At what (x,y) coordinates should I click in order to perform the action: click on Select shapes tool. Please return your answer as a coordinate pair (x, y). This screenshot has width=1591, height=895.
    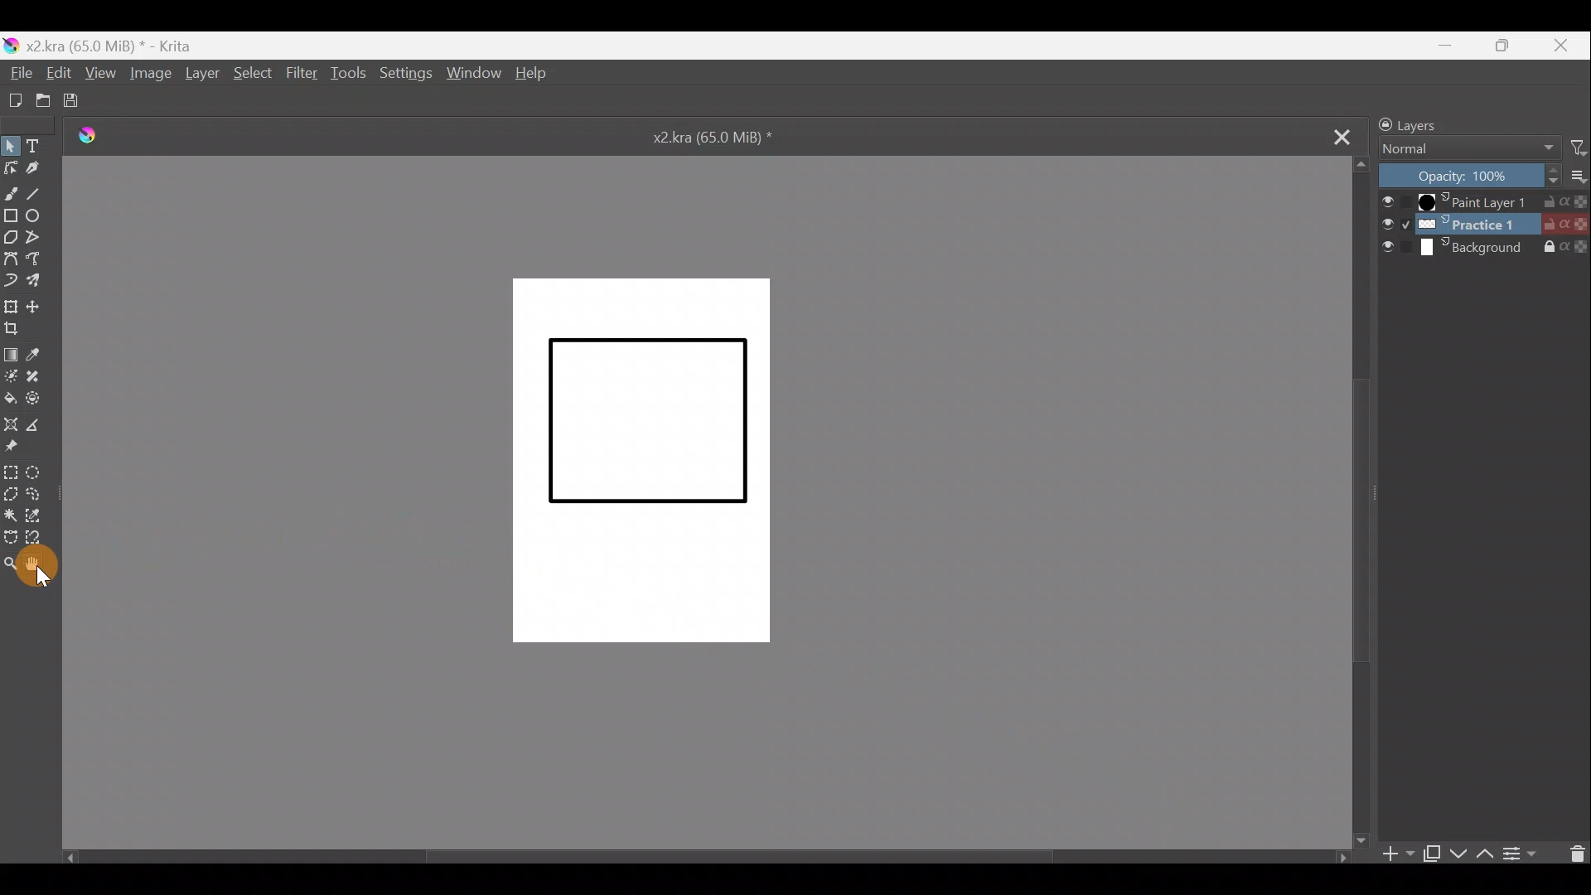
    Looking at the image, I should click on (10, 147).